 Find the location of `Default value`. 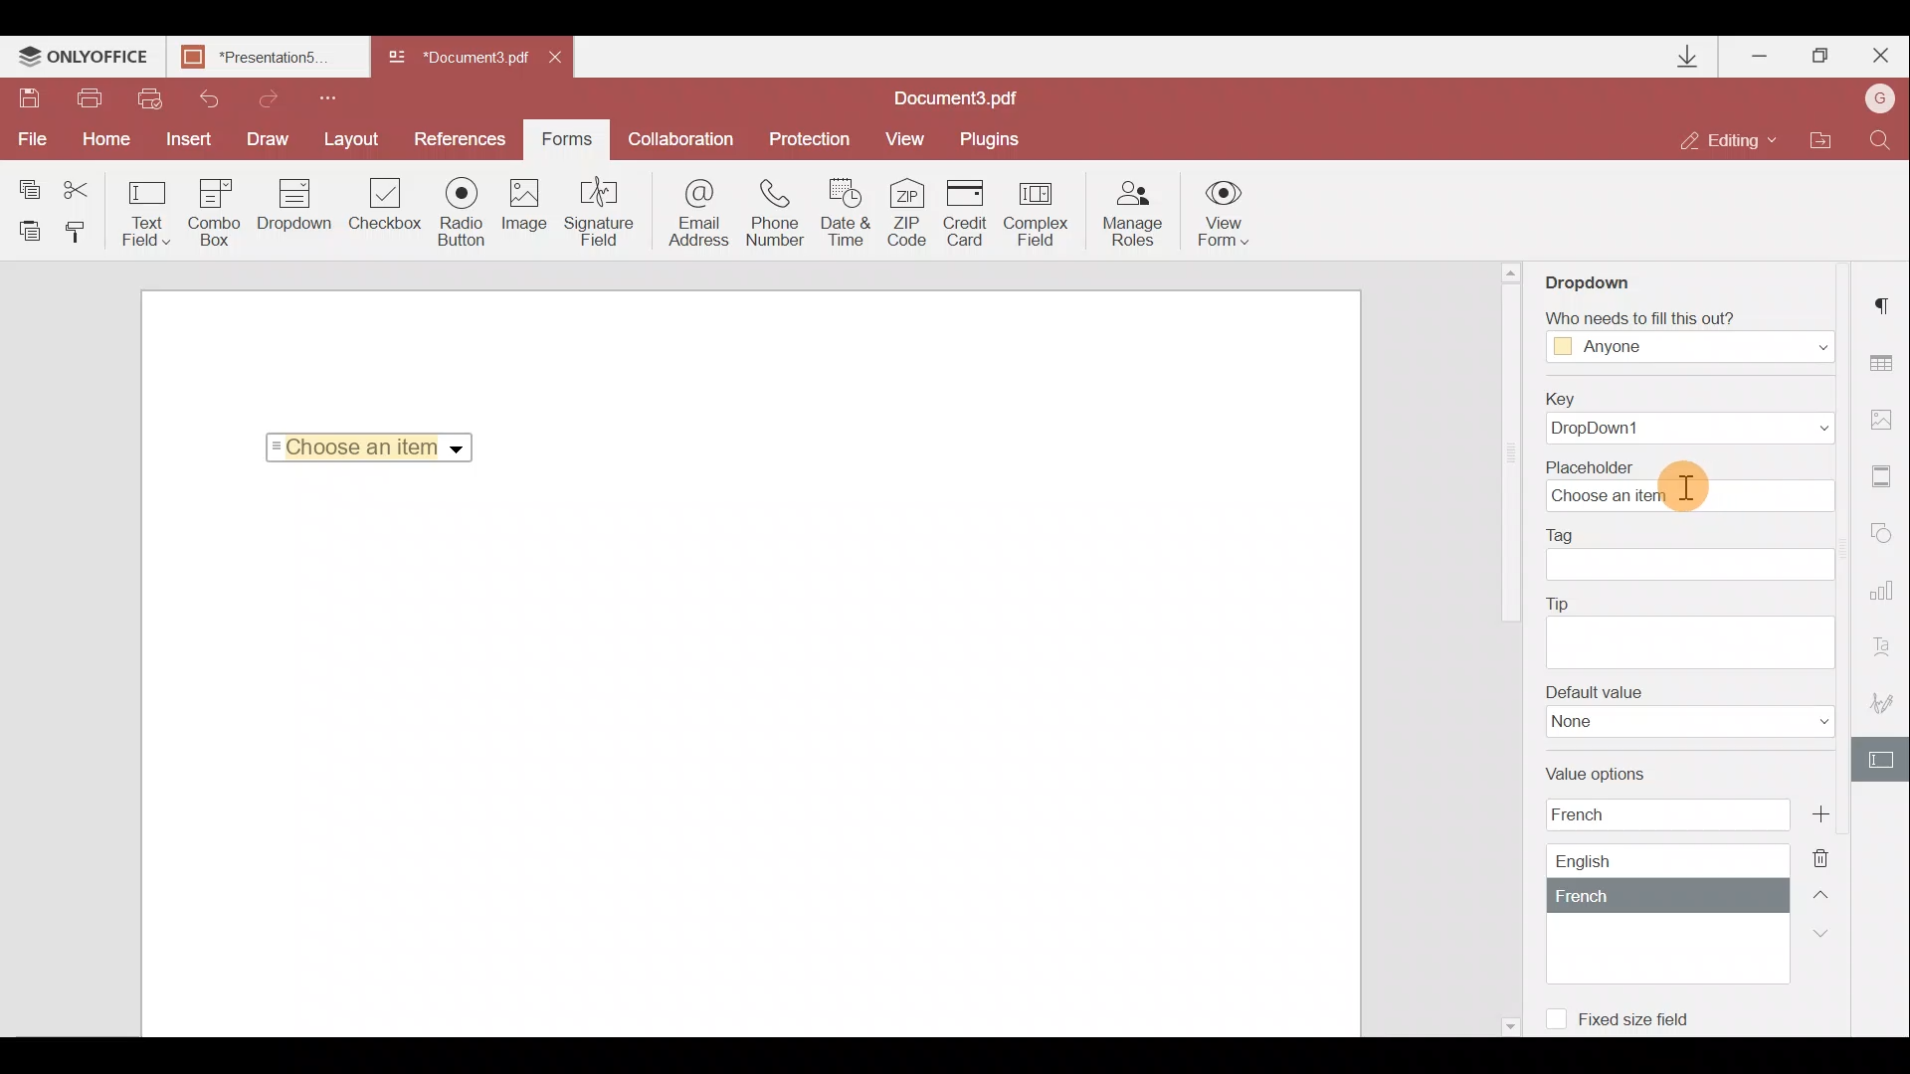

Default value is located at coordinates (1690, 711).